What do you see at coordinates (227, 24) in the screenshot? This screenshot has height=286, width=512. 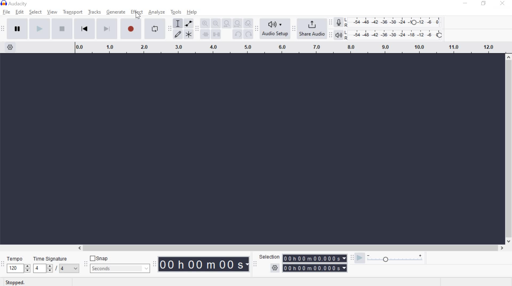 I see `Fit selection to width` at bounding box center [227, 24].